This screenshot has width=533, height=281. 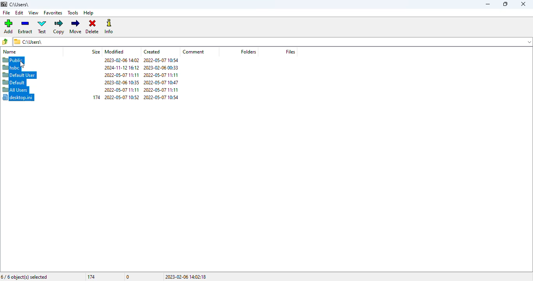 I want to click on default selected, so click(x=14, y=83).